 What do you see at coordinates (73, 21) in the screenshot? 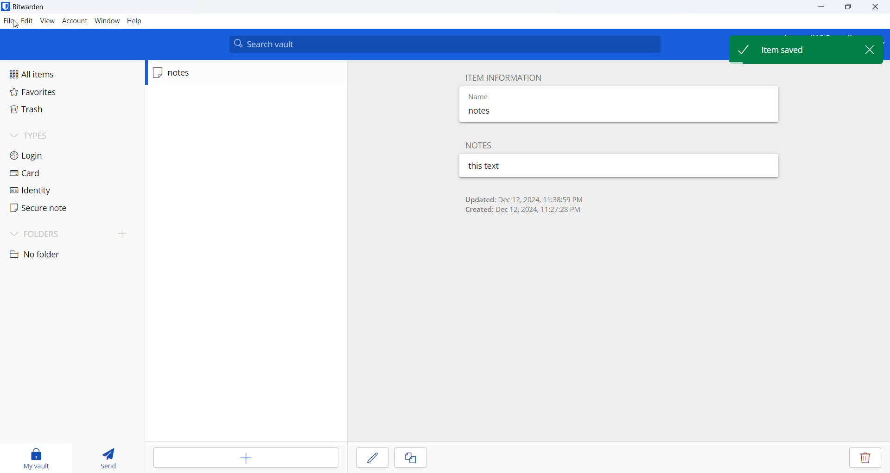
I see `account` at bounding box center [73, 21].